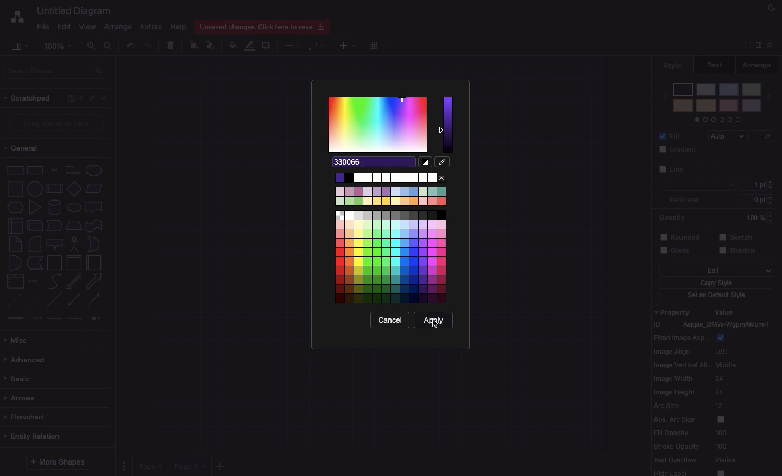 This screenshot has width=782, height=476. I want to click on Fill, so click(672, 135).